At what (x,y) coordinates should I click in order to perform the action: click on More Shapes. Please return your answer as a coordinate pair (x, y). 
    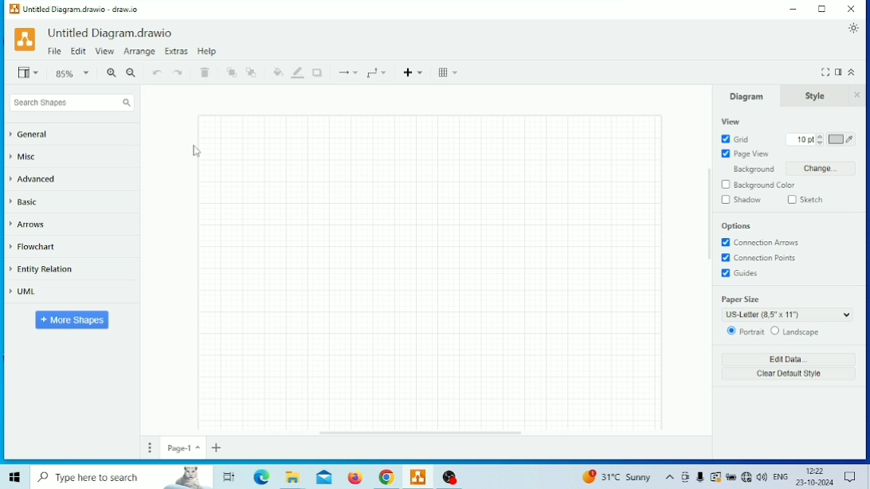
    Looking at the image, I should click on (73, 320).